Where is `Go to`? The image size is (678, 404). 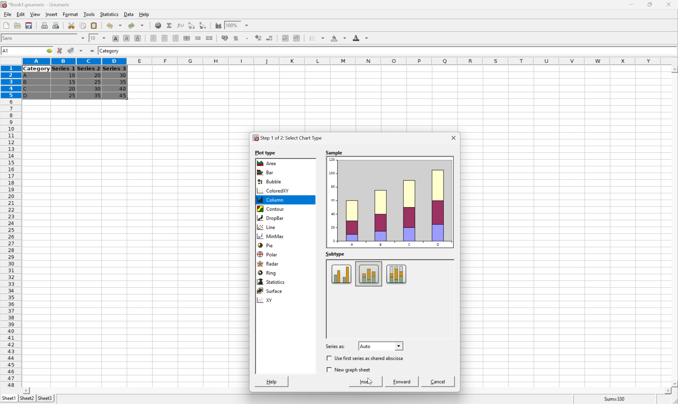
Go to is located at coordinates (48, 51).